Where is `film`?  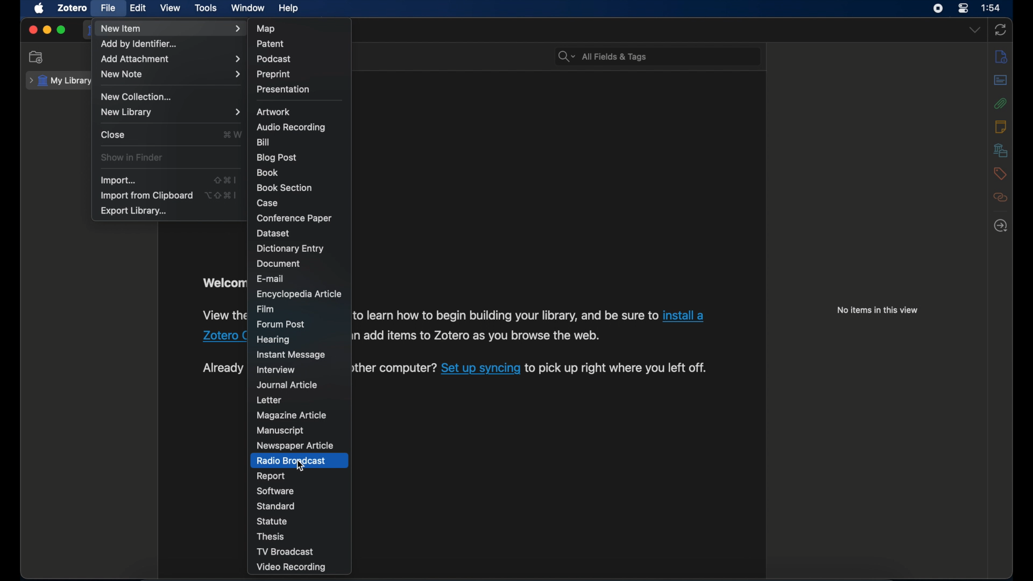
film is located at coordinates (265, 309).